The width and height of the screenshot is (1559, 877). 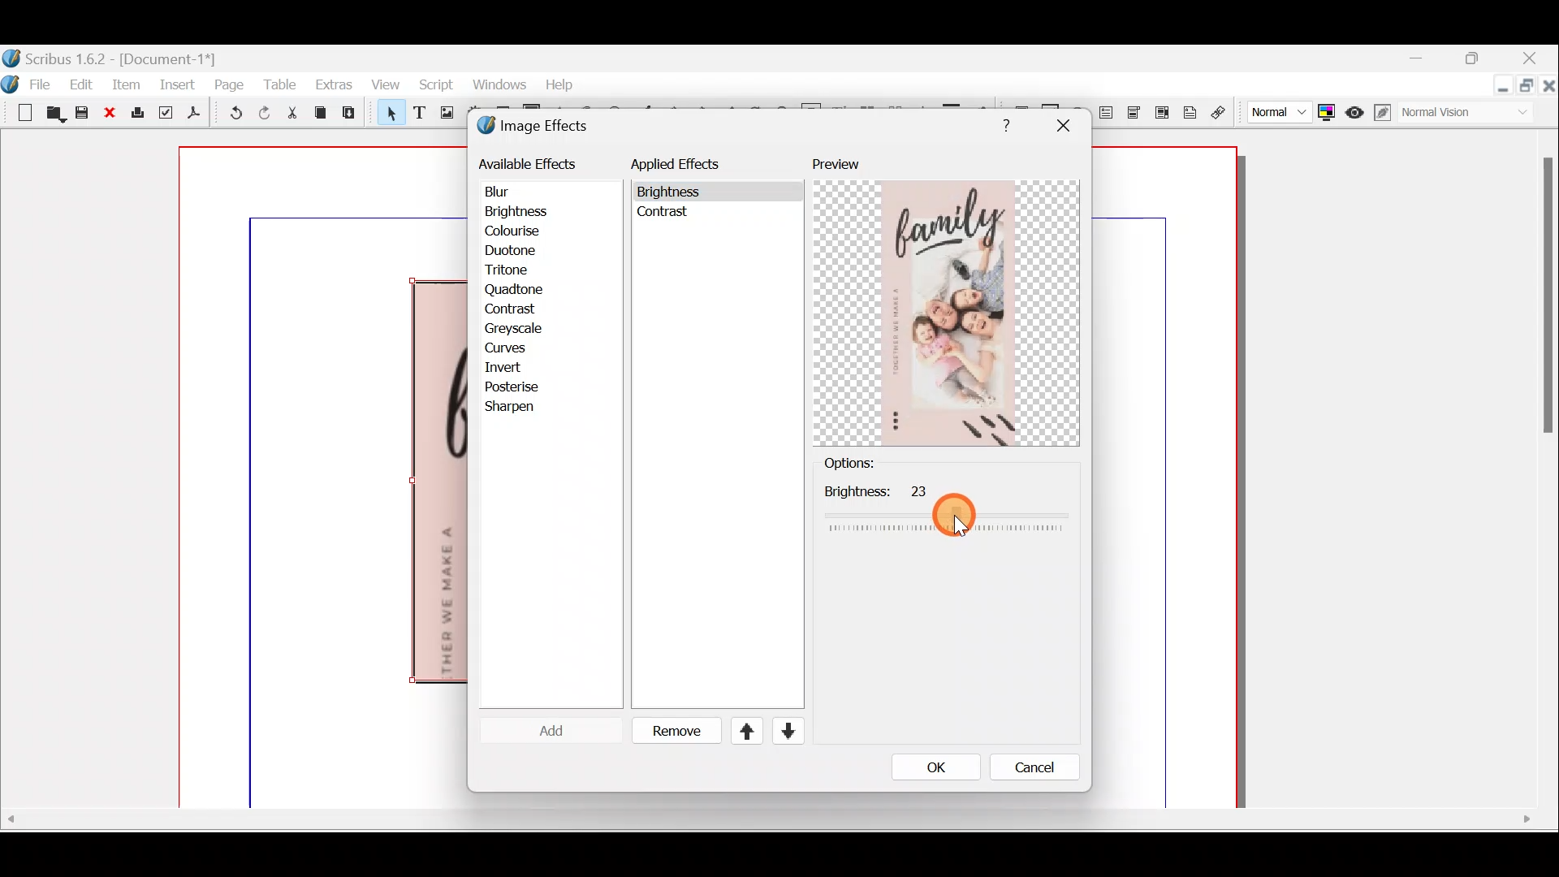 I want to click on , so click(x=946, y=508).